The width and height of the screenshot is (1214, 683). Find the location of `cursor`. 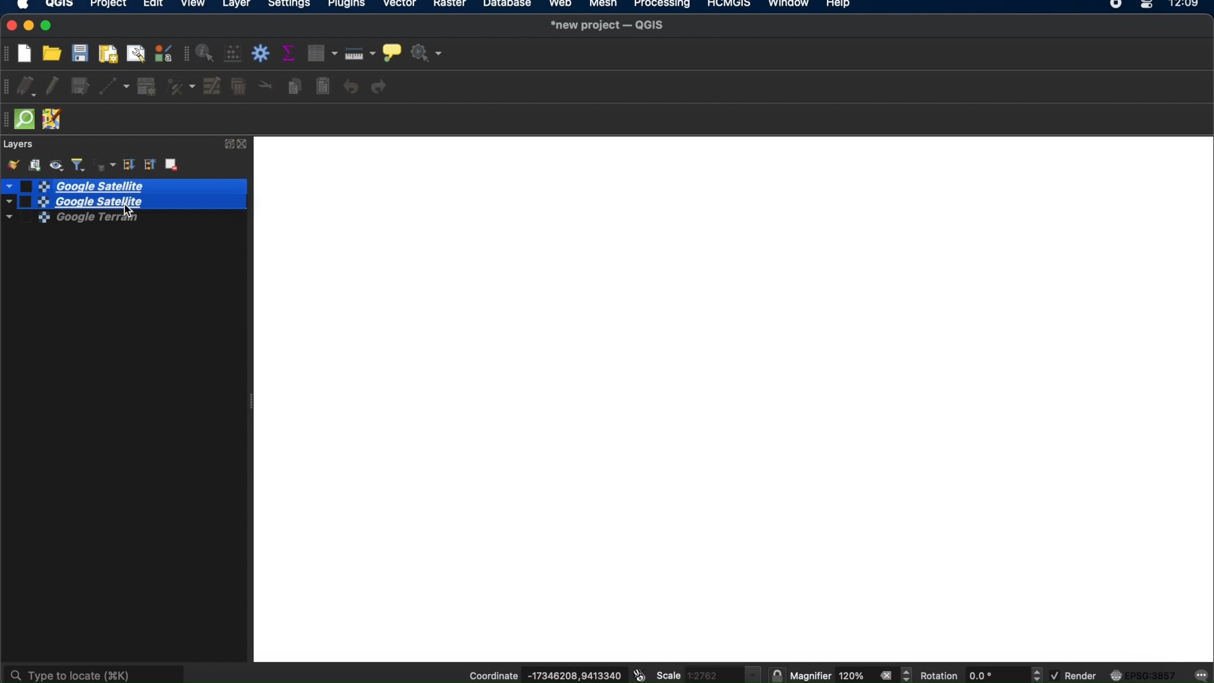

cursor is located at coordinates (130, 211).